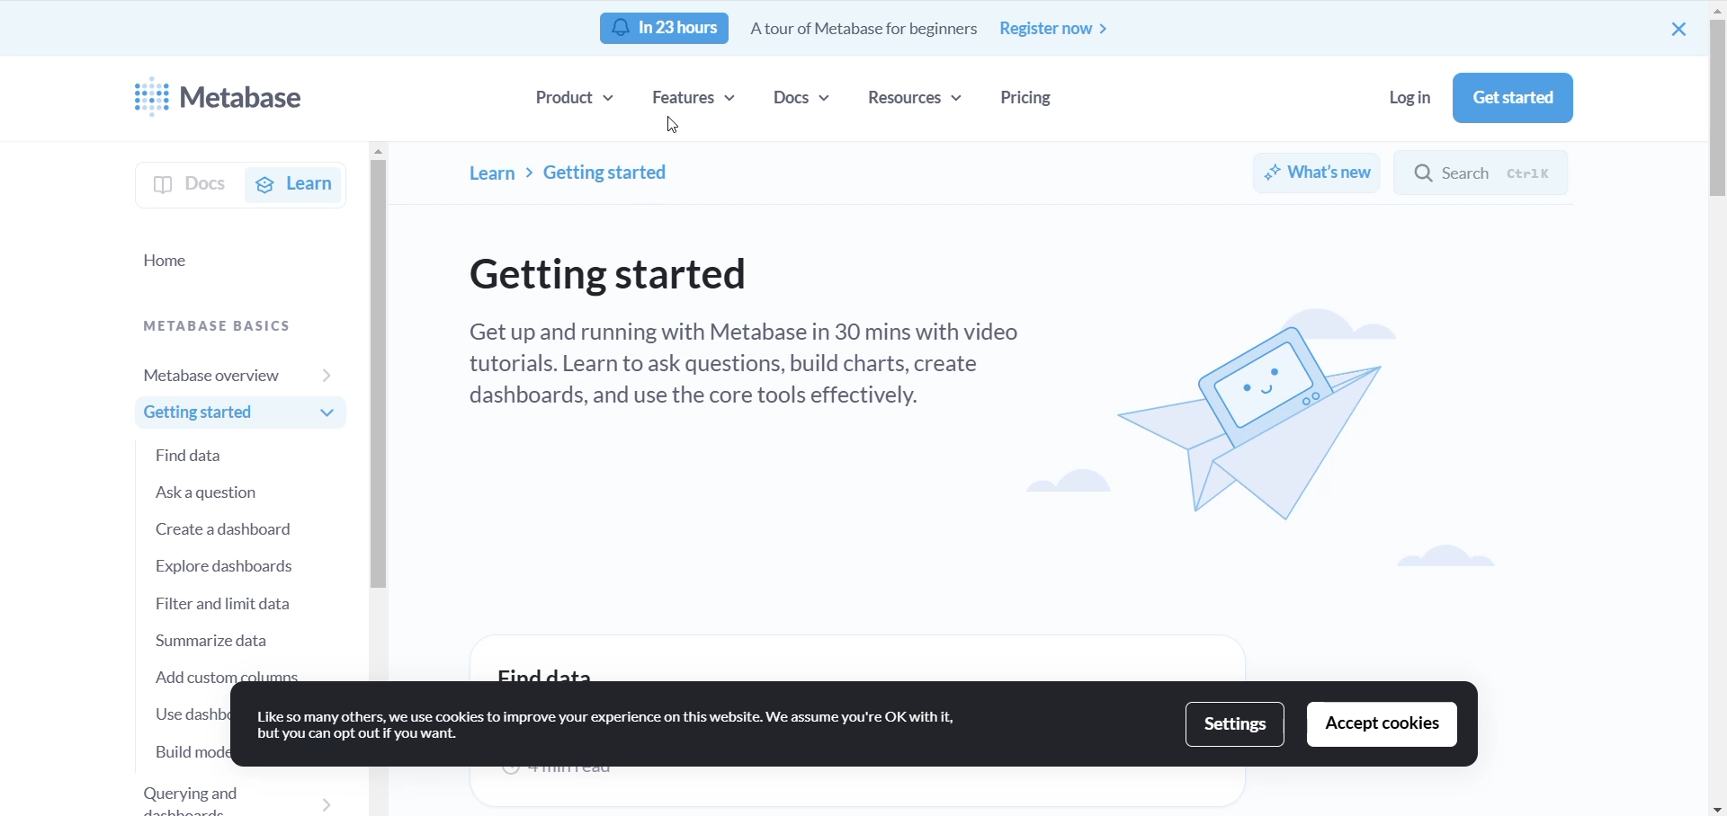 Image resolution: width=1727 pixels, height=816 pixels. Describe the element at coordinates (1494, 171) in the screenshot. I see `search ` at that location.